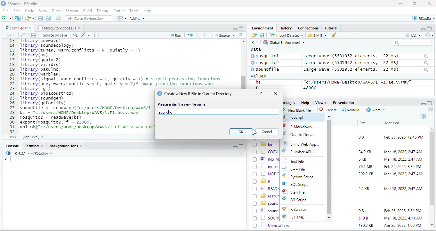  Describe the element at coordinates (267, 159) in the screenshot. I see `| @] INSTALL` at that location.